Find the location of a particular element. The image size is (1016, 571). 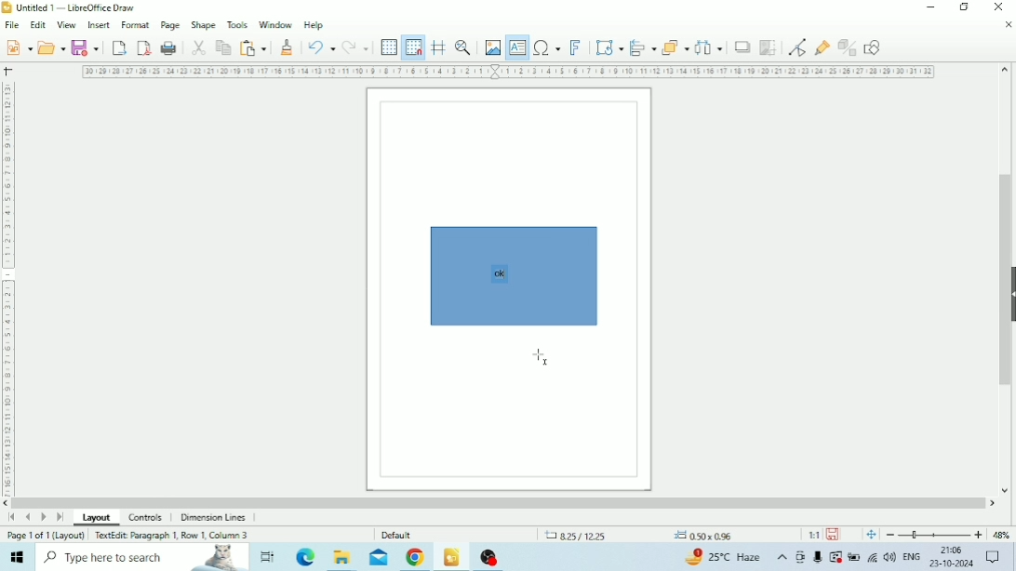

Snap to Grid is located at coordinates (414, 48).